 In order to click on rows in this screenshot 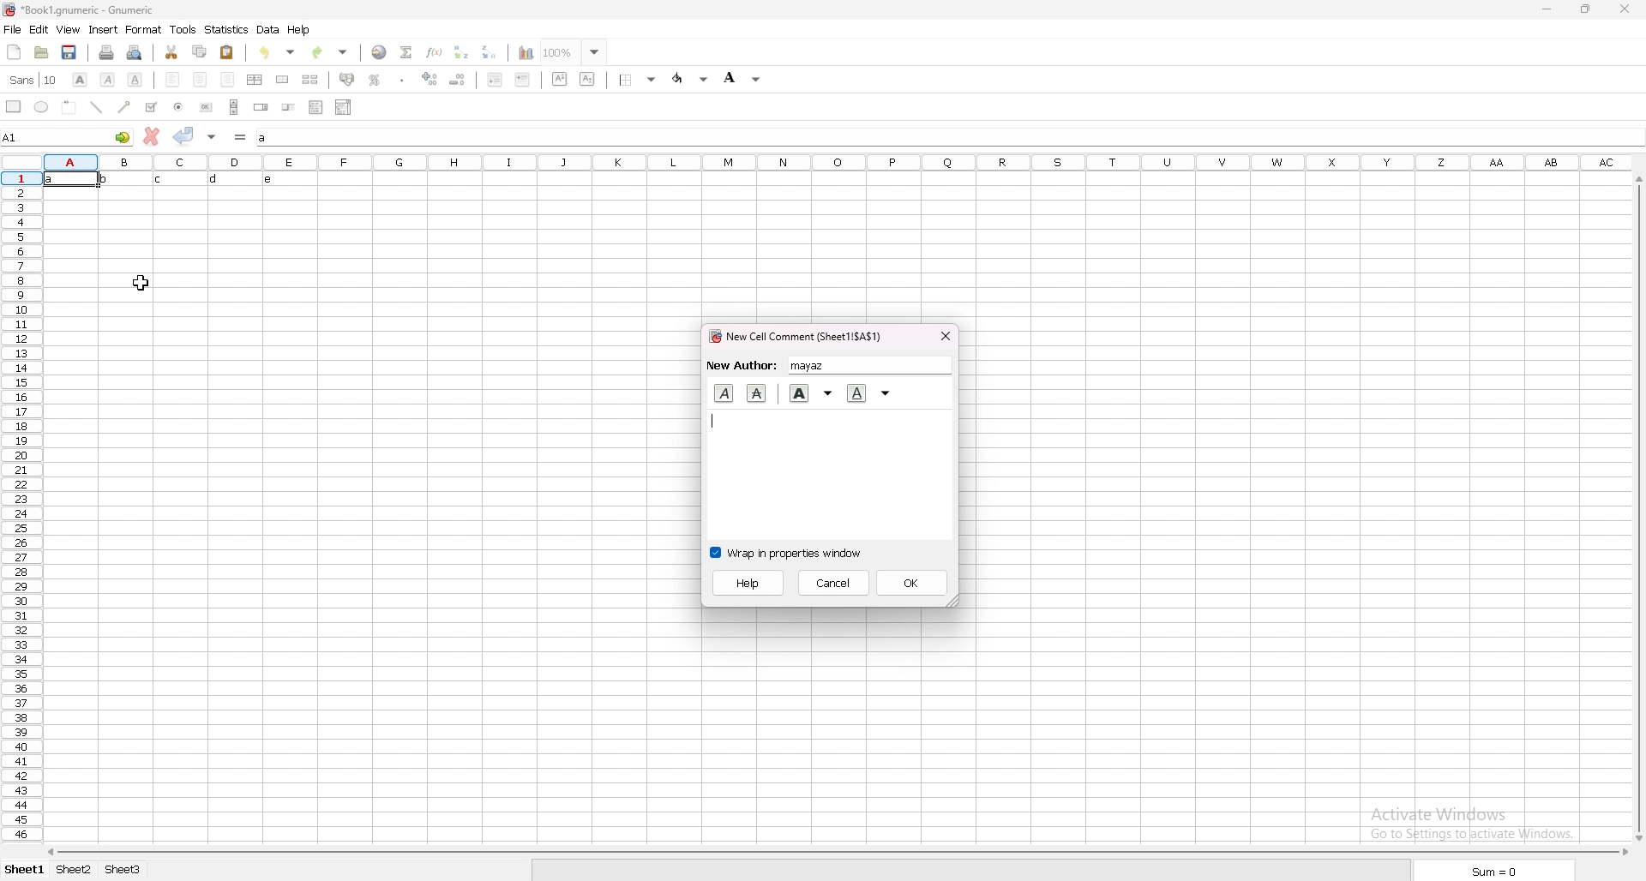, I will do `click(21, 507)`.